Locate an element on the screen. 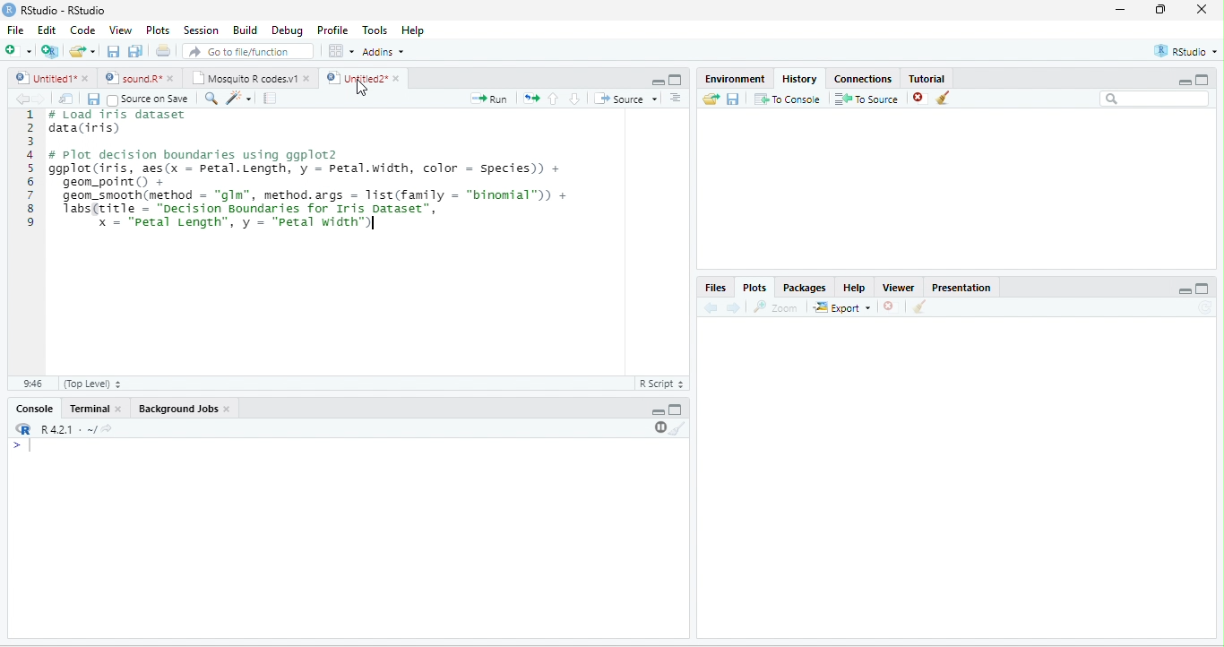  logo is located at coordinates (8, 10).